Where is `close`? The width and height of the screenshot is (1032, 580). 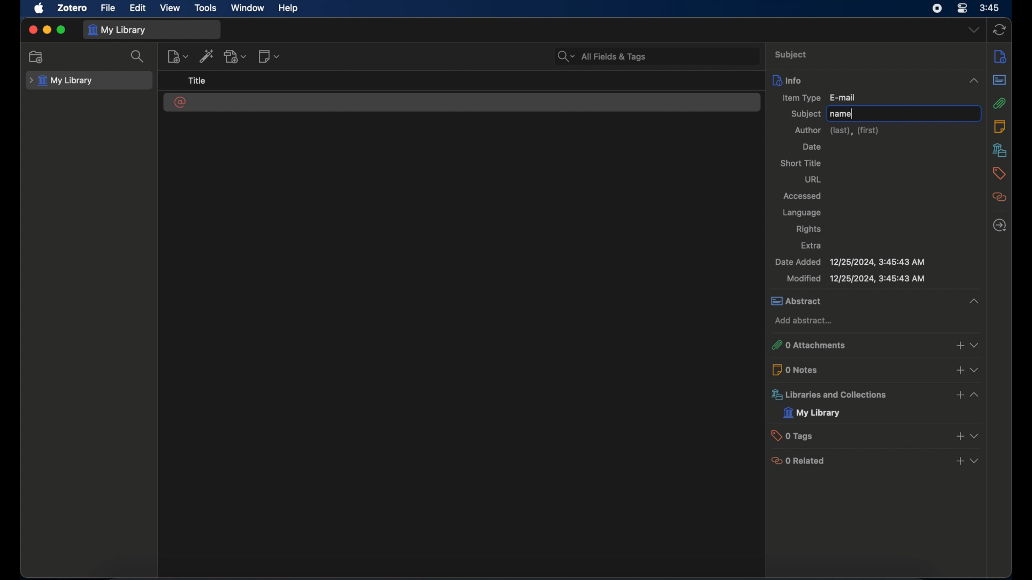 close is located at coordinates (32, 30).